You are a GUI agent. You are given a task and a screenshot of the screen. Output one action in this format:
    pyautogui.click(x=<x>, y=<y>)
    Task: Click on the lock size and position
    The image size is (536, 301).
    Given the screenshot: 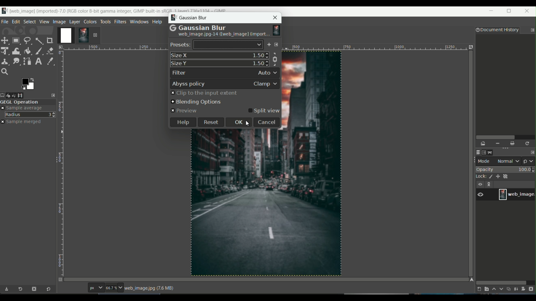 What is the action you would take?
    pyautogui.click(x=498, y=177)
    